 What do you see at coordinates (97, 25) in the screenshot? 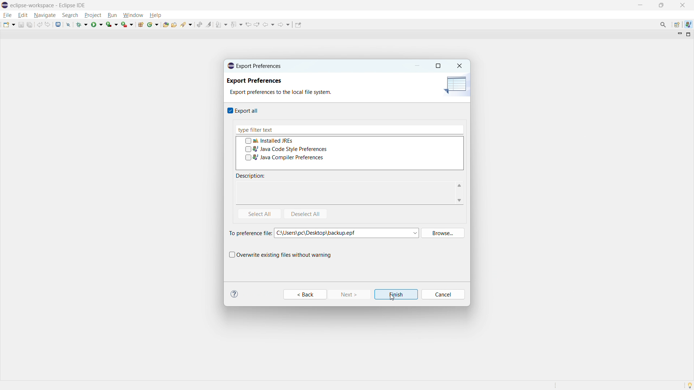
I see `run` at bounding box center [97, 25].